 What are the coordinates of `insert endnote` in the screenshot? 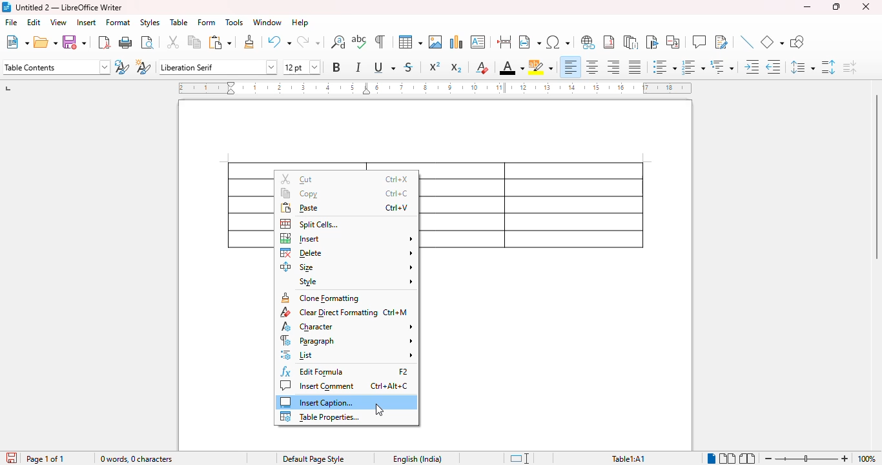 It's located at (631, 42).